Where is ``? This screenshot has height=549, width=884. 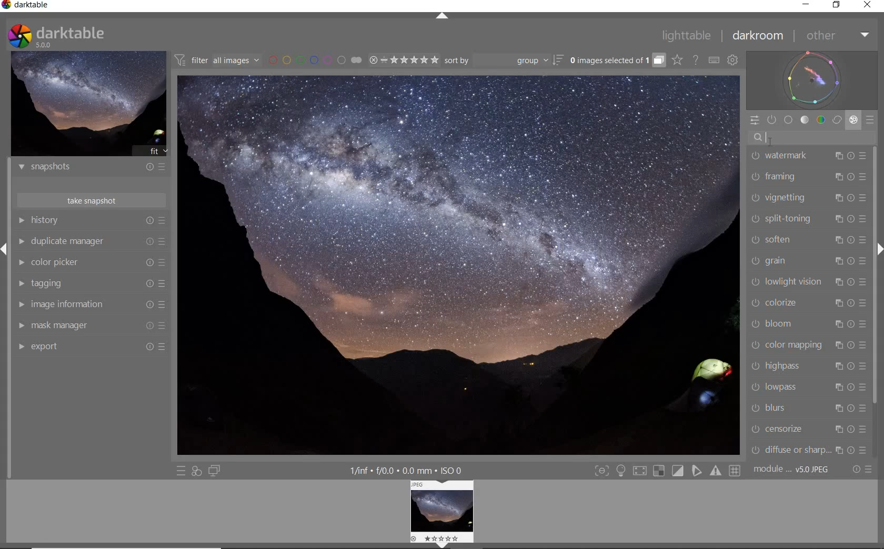
 is located at coordinates (865, 326).